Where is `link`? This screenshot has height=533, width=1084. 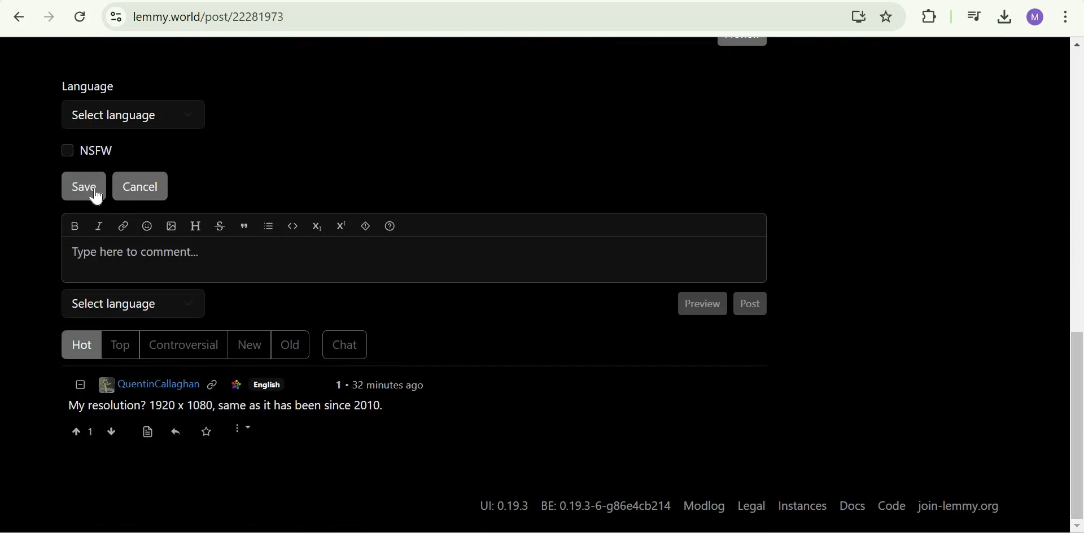
link is located at coordinates (122, 228).